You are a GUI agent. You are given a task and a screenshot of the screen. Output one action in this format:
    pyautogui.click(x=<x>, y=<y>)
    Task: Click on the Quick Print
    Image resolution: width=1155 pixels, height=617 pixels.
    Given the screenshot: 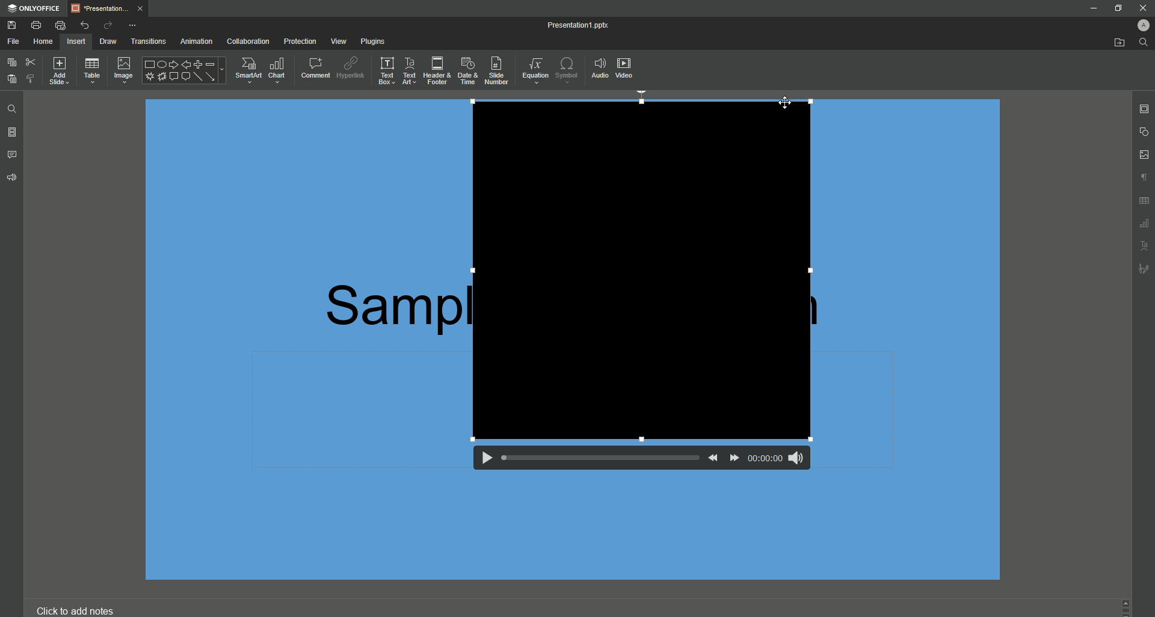 What is the action you would take?
    pyautogui.click(x=61, y=25)
    